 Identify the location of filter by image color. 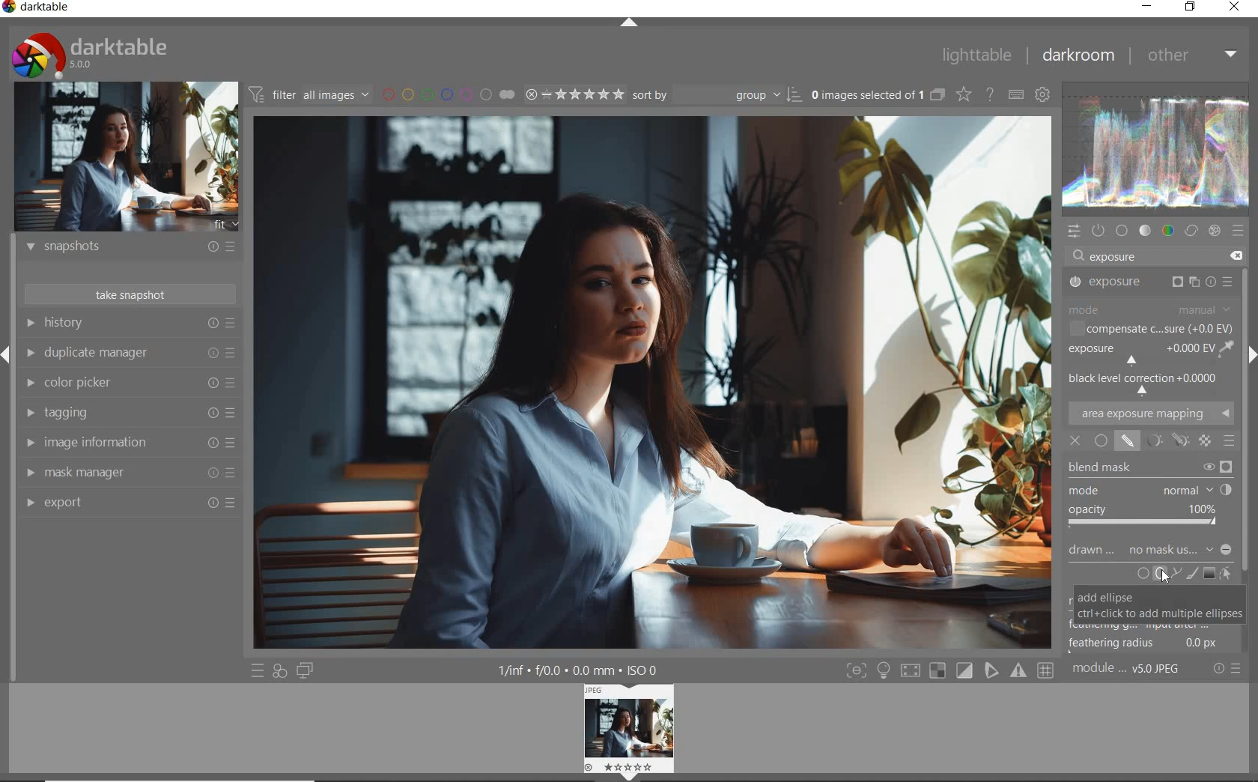
(449, 94).